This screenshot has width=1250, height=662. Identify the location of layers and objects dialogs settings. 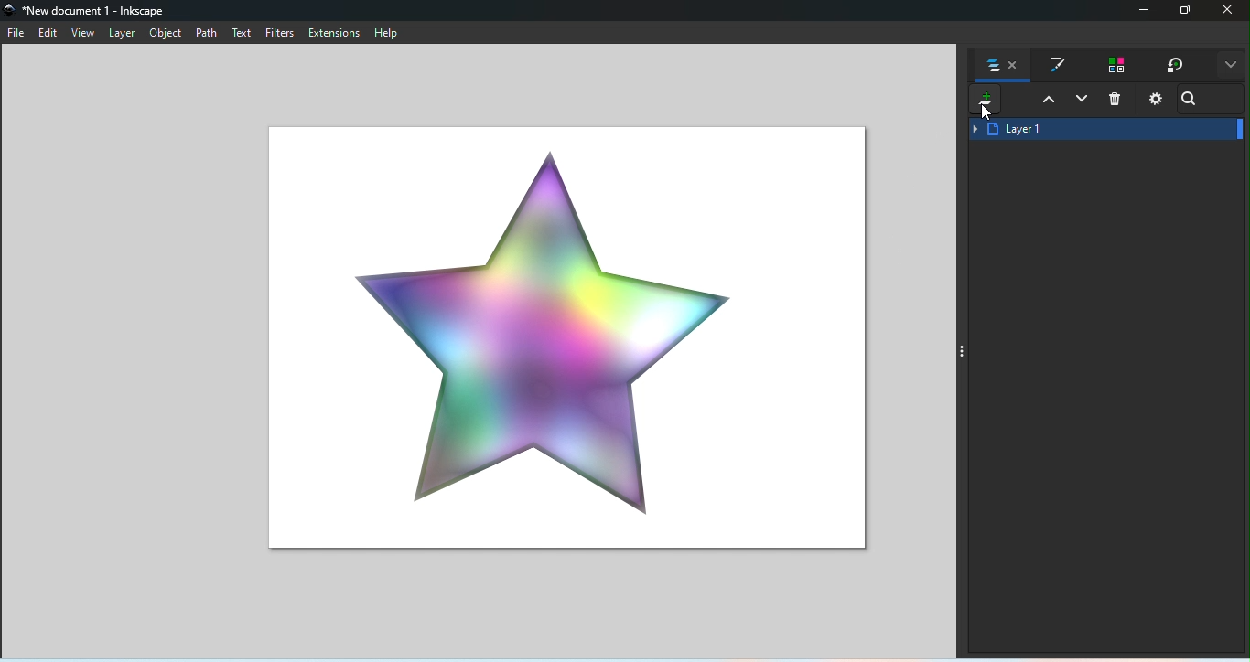
(1156, 101).